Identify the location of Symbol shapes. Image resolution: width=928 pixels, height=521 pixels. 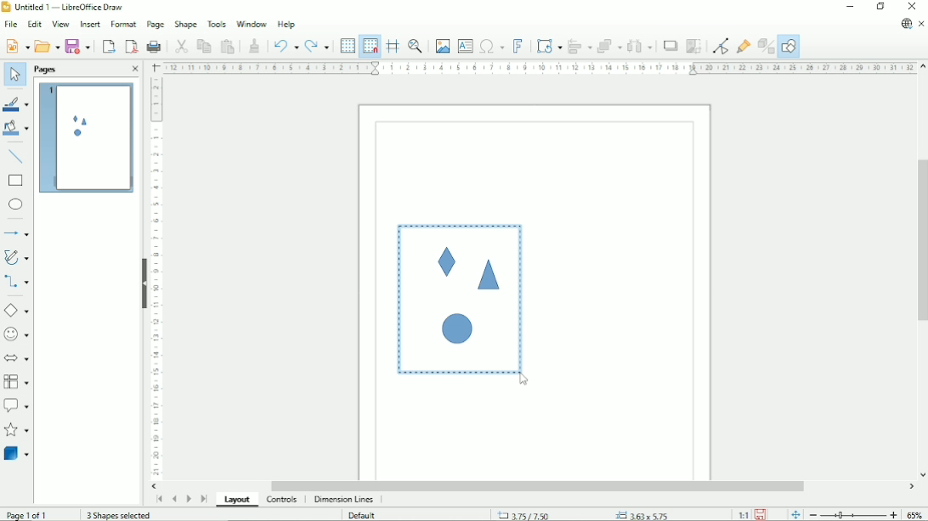
(17, 333).